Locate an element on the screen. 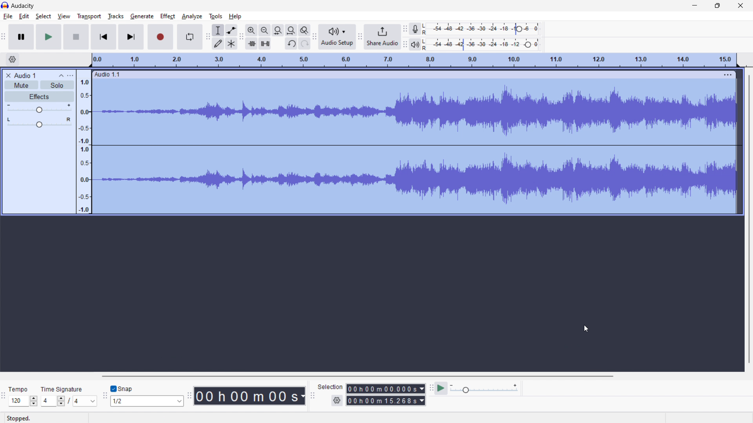 This screenshot has width=753, height=423. 1/2 (select snapping) is located at coordinates (147, 401).